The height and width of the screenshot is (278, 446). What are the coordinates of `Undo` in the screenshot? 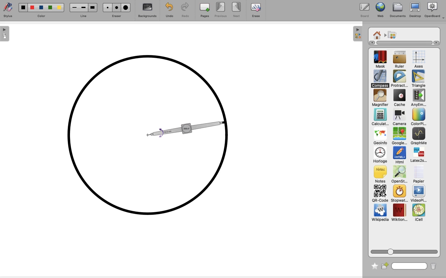 It's located at (168, 10).